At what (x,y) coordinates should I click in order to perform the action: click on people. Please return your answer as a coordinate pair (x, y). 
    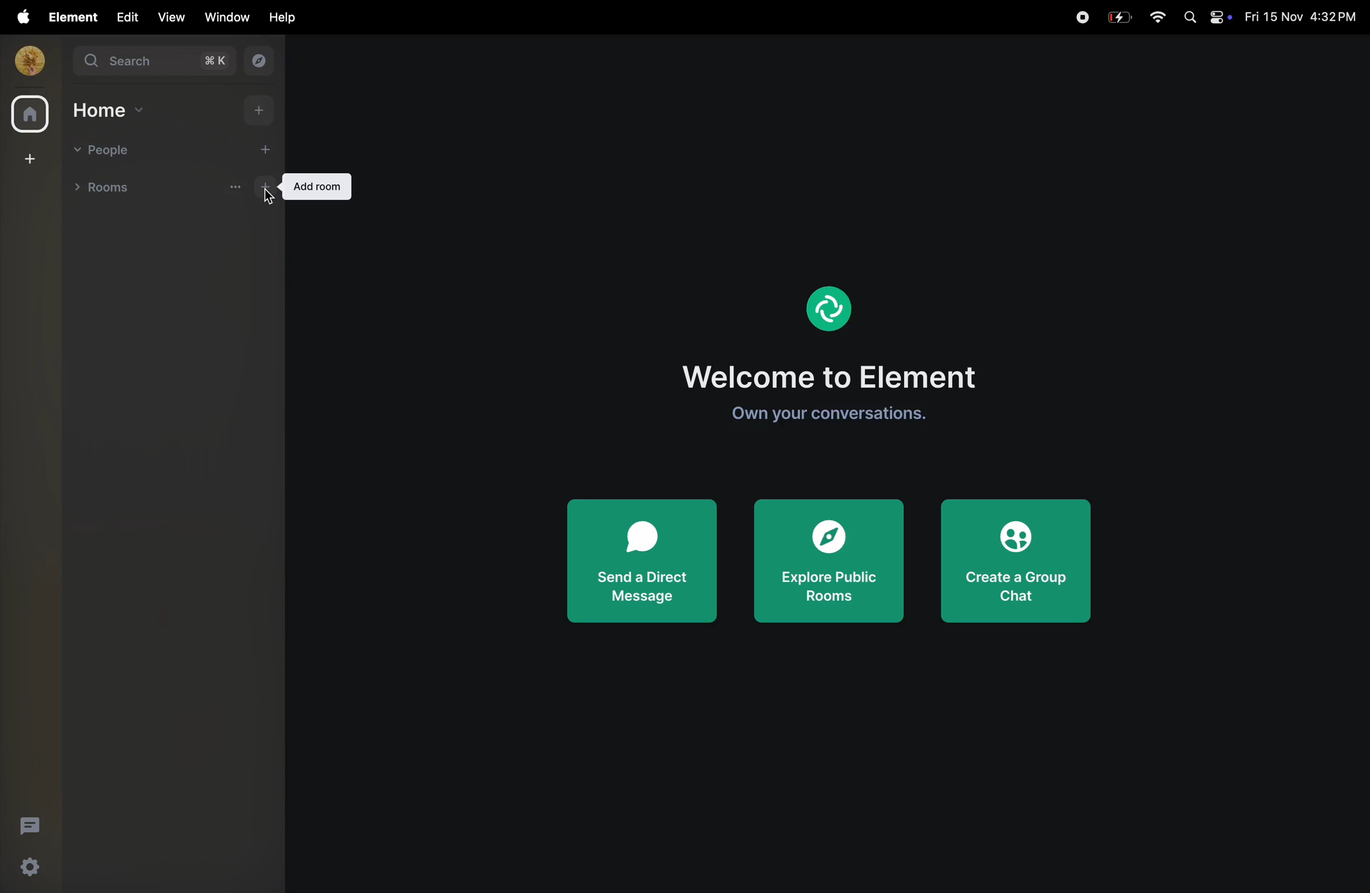
    Looking at the image, I should click on (105, 149).